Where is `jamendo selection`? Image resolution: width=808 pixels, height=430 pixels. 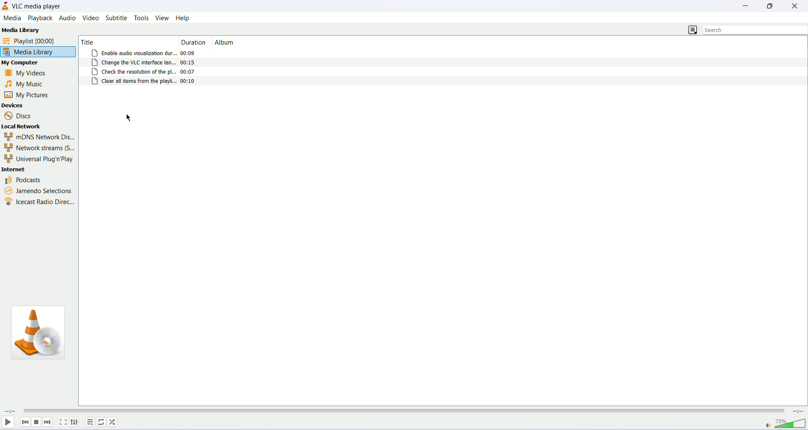 jamendo selection is located at coordinates (38, 191).